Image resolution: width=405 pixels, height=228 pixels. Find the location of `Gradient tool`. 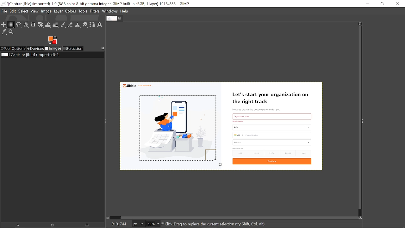

Gradient tool is located at coordinates (56, 25).